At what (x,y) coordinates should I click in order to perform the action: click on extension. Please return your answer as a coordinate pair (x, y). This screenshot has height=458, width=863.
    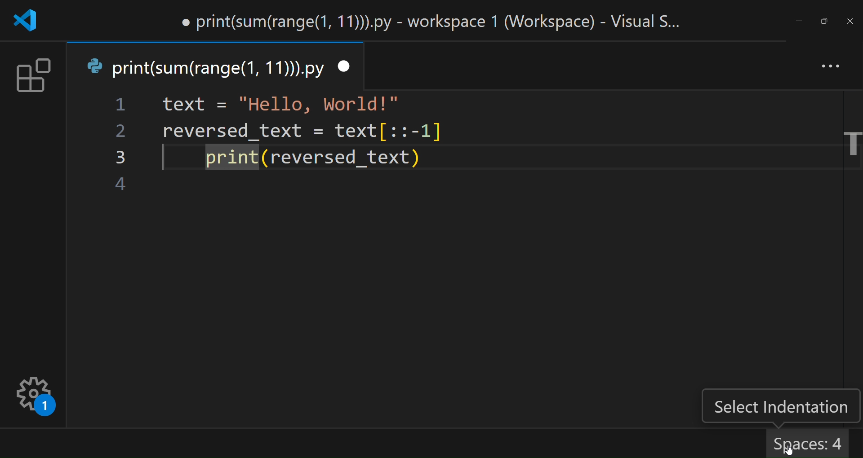
    Looking at the image, I should click on (32, 78).